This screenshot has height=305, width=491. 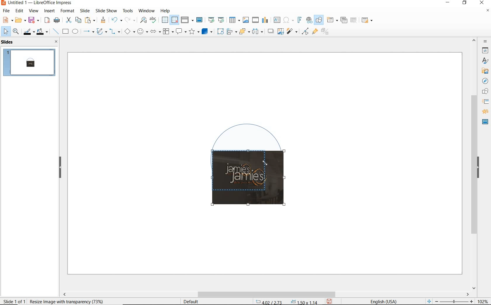 I want to click on styles, so click(x=485, y=61).